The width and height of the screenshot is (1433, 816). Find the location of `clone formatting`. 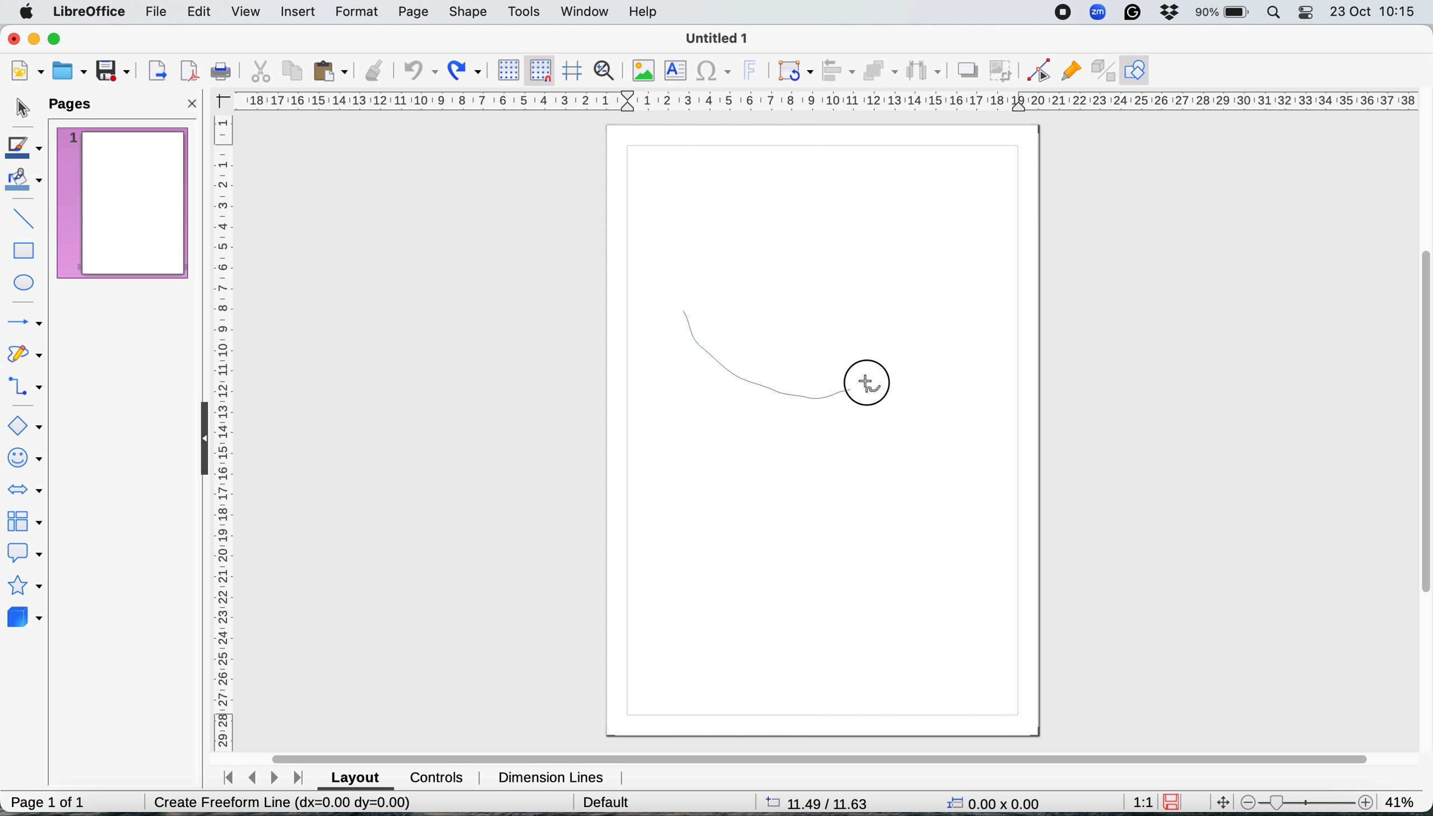

clone formatting is located at coordinates (375, 70).